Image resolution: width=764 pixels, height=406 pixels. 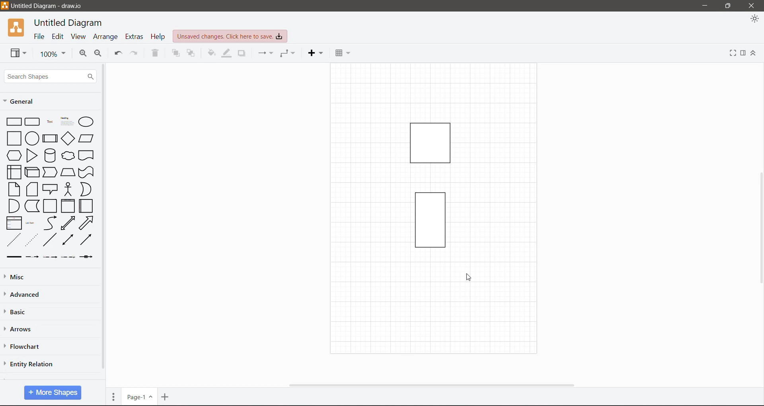 What do you see at coordinates (24, 102) in the screenshot?
I see `General` at bounding box center [24, 102].